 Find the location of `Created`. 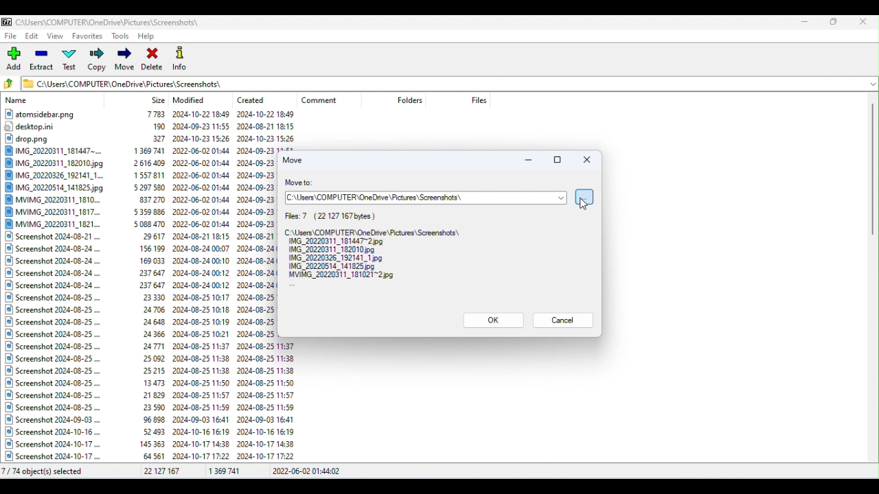

Created is located at coordinates (255, 97).